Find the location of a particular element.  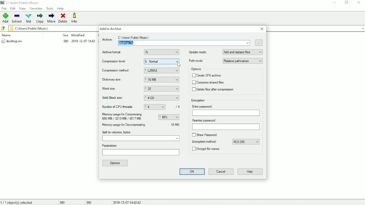

Tools is located at coordinates (50, 9).